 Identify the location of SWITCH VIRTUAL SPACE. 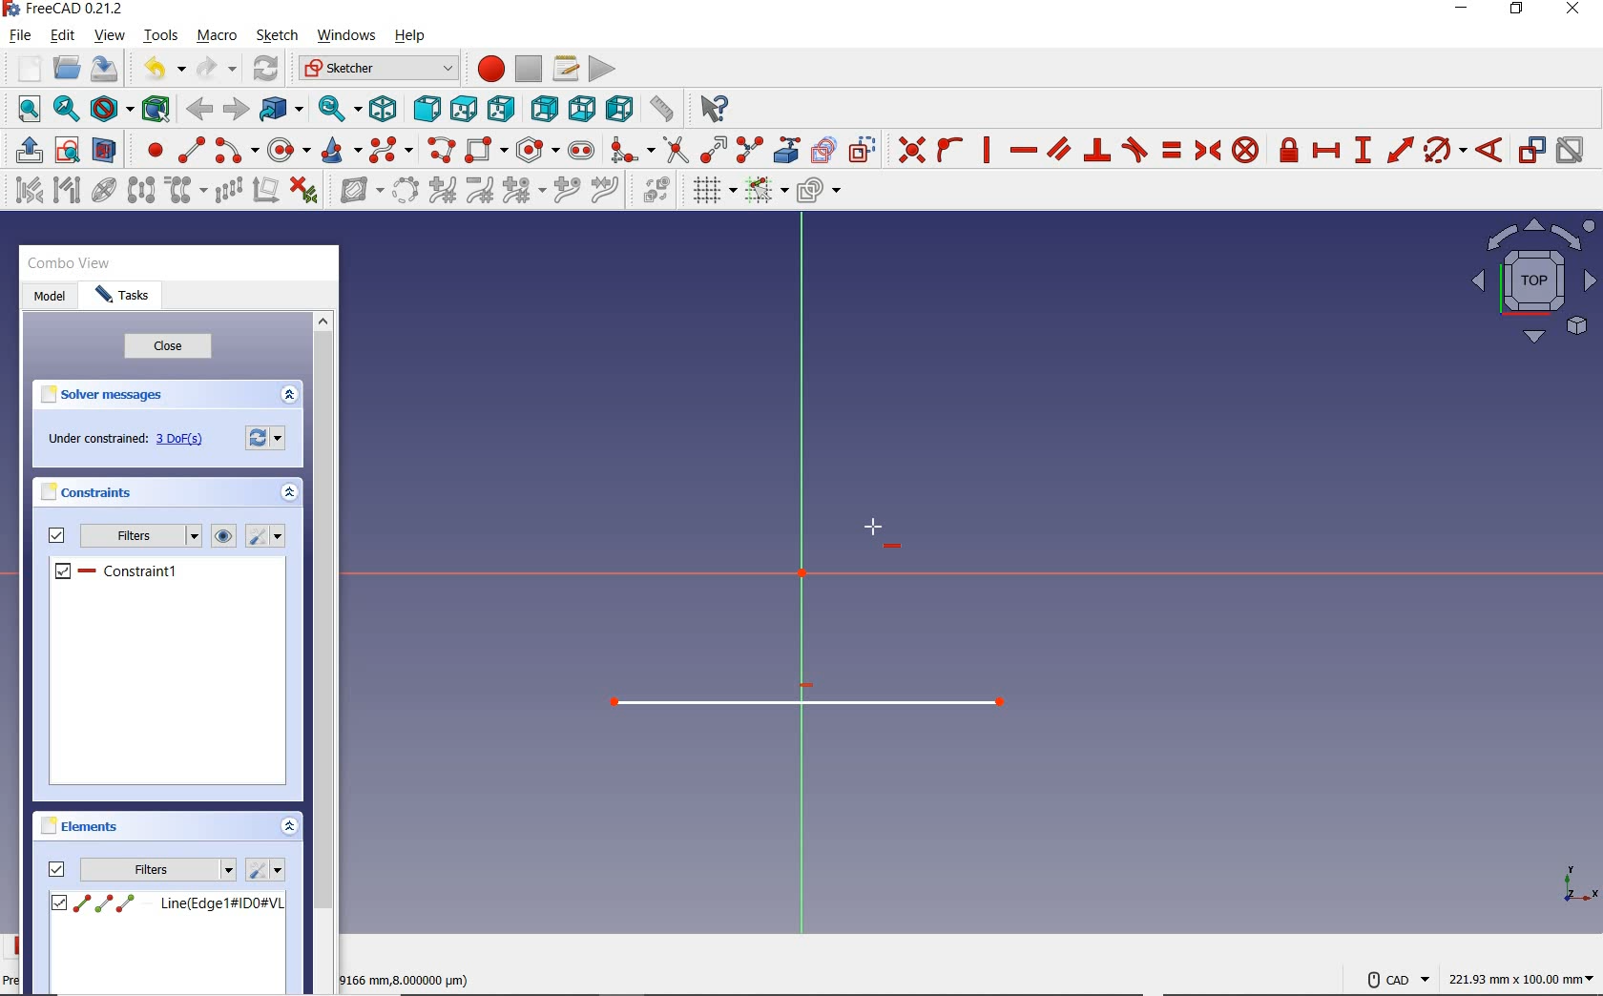
(656, 189).